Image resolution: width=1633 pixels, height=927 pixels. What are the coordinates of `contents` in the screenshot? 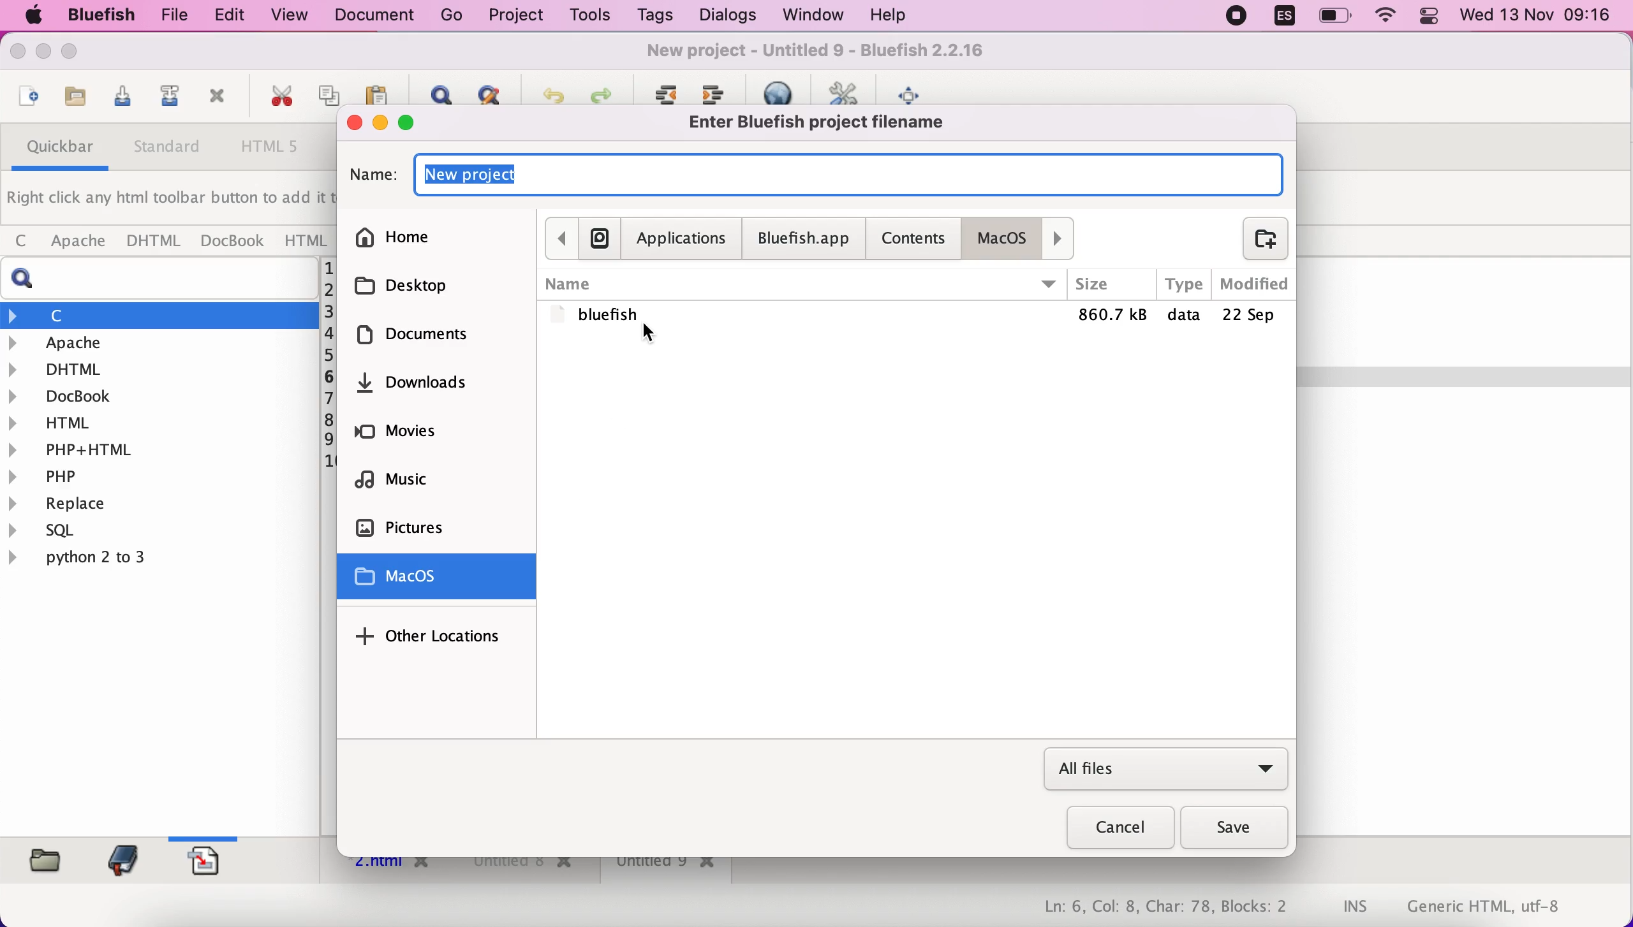 It's located at (917, 237).